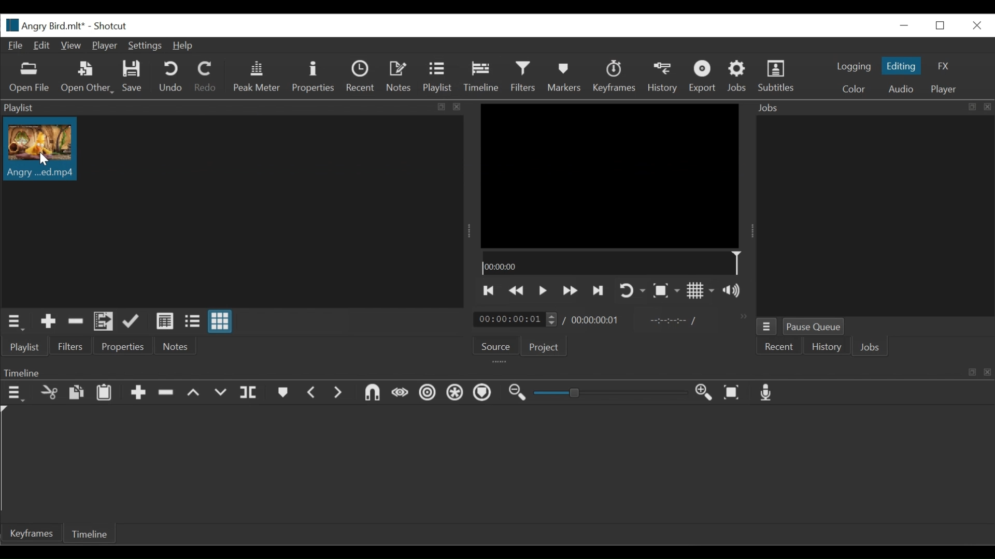  What do you see at coordinates (195, 392) in the screenshot?
I see `Lift` at bounding box center [195, 392].